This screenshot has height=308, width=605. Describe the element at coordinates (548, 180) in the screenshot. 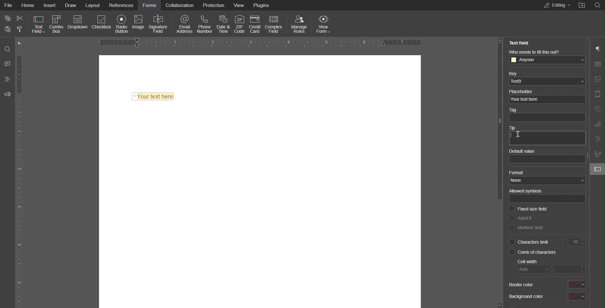

I see `none` at that location.